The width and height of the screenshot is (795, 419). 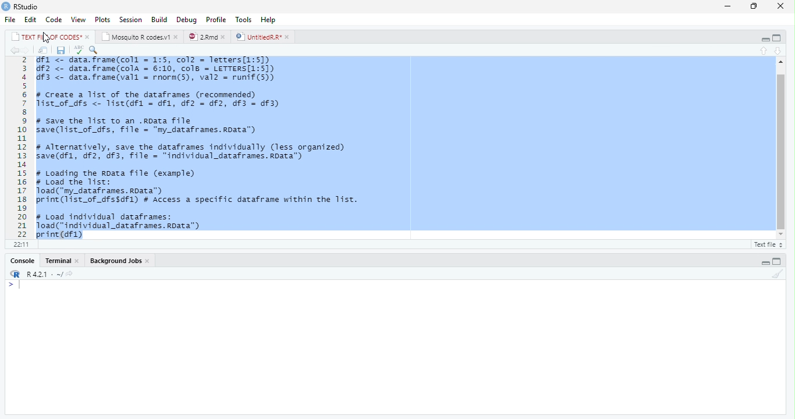 What do you see at coordinates (765, 51) in the screenshot?
I see `Go to previous section` at bounding box center [765, 51].